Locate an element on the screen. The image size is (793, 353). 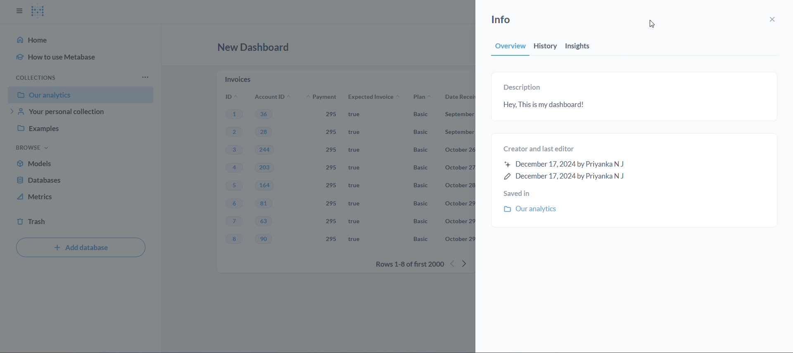
true is located at coordinates (359, 132).